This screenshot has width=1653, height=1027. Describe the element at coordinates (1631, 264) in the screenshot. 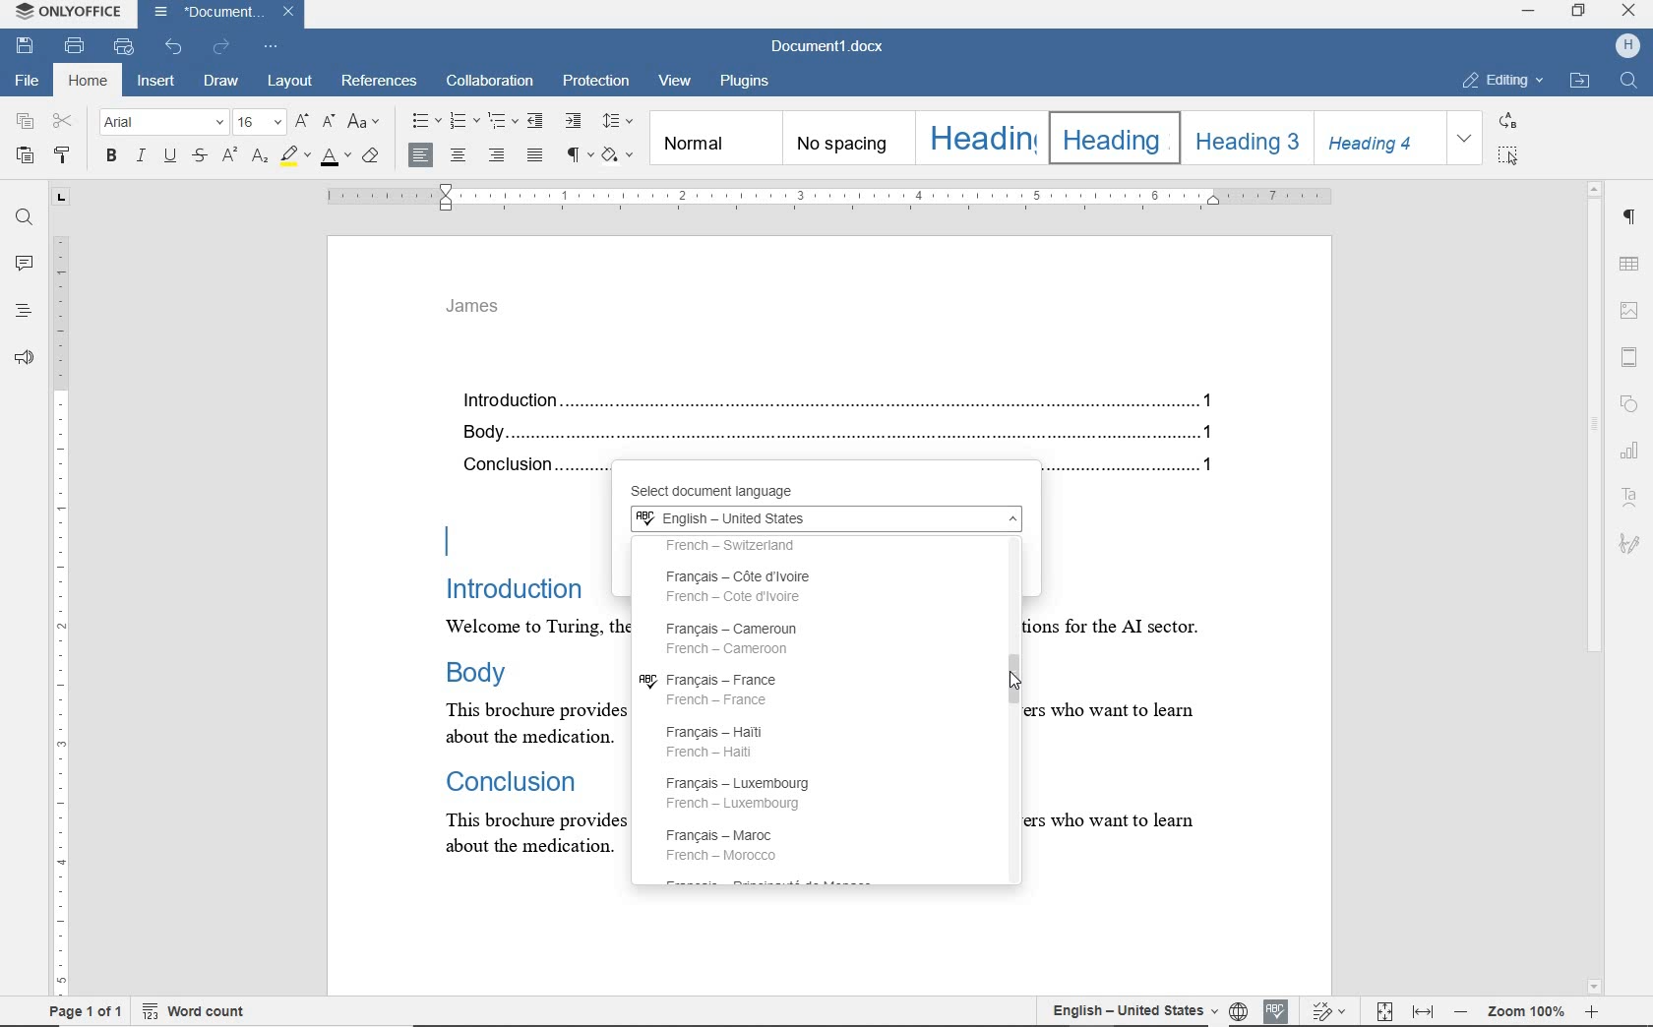

I see `table` at that location.